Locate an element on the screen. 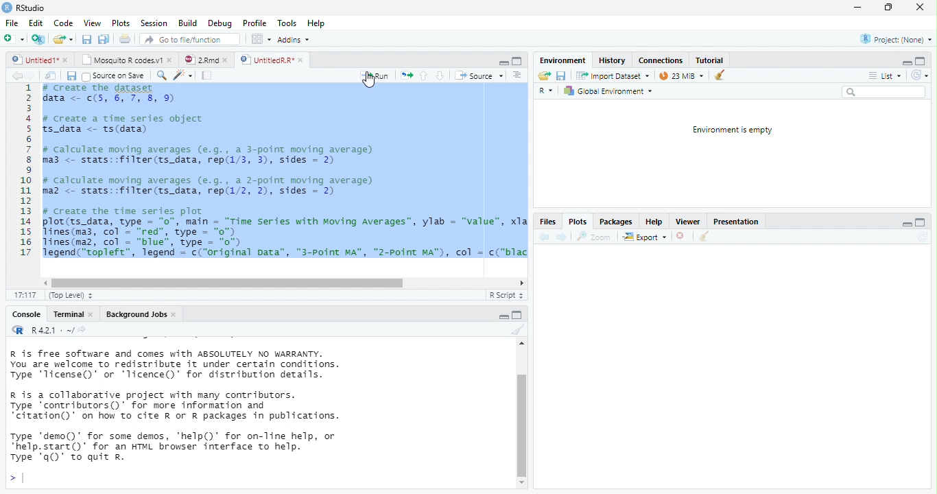  untitled 1 is located at coordinates (32, 59).